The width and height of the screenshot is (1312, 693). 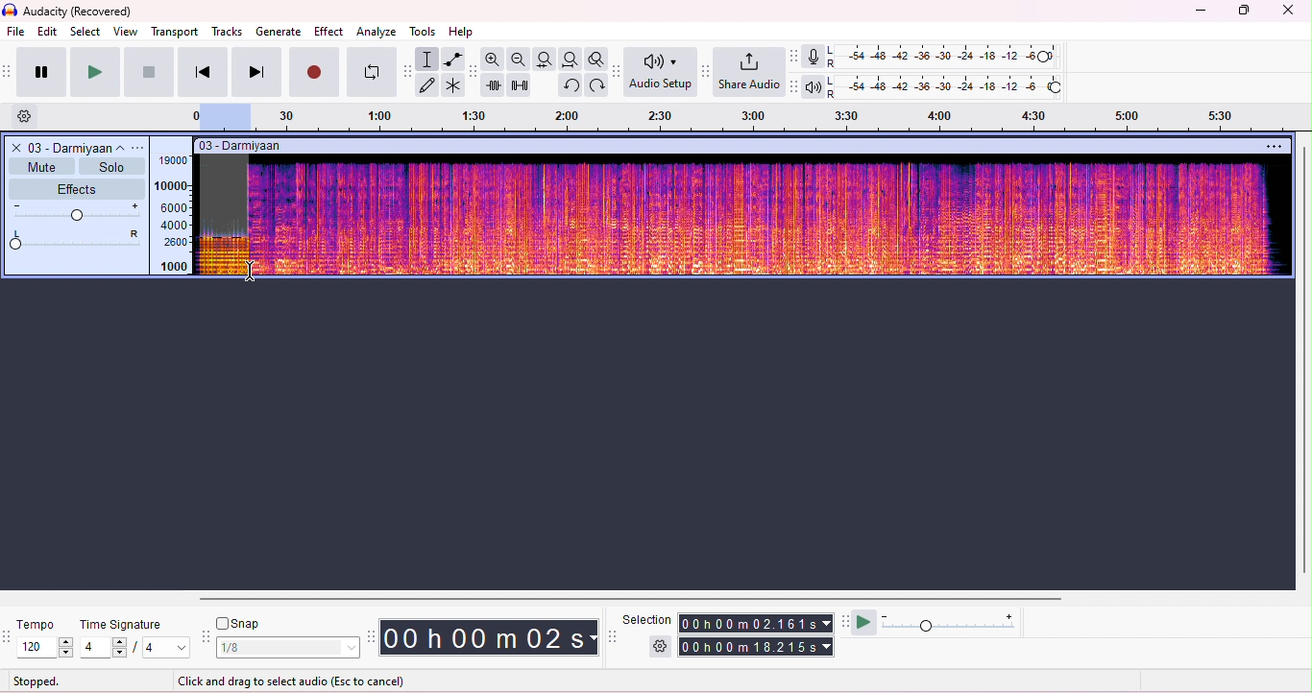 What do you see at coordinates (244, 622) in the screenshot?
I see `snap` at bounding box center [244, 622].